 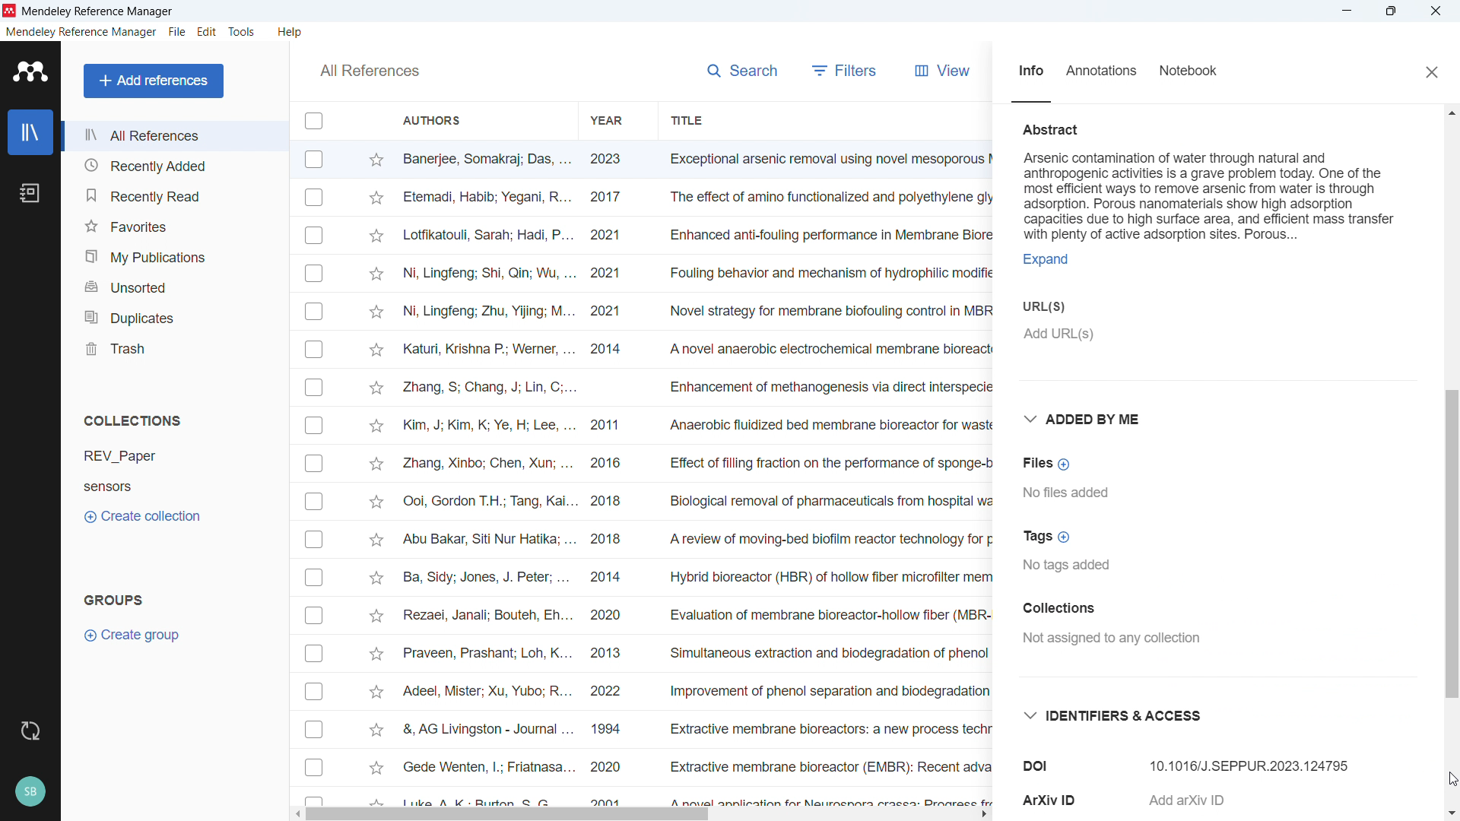 I want to click on 2020, so click(x=611, y=617).